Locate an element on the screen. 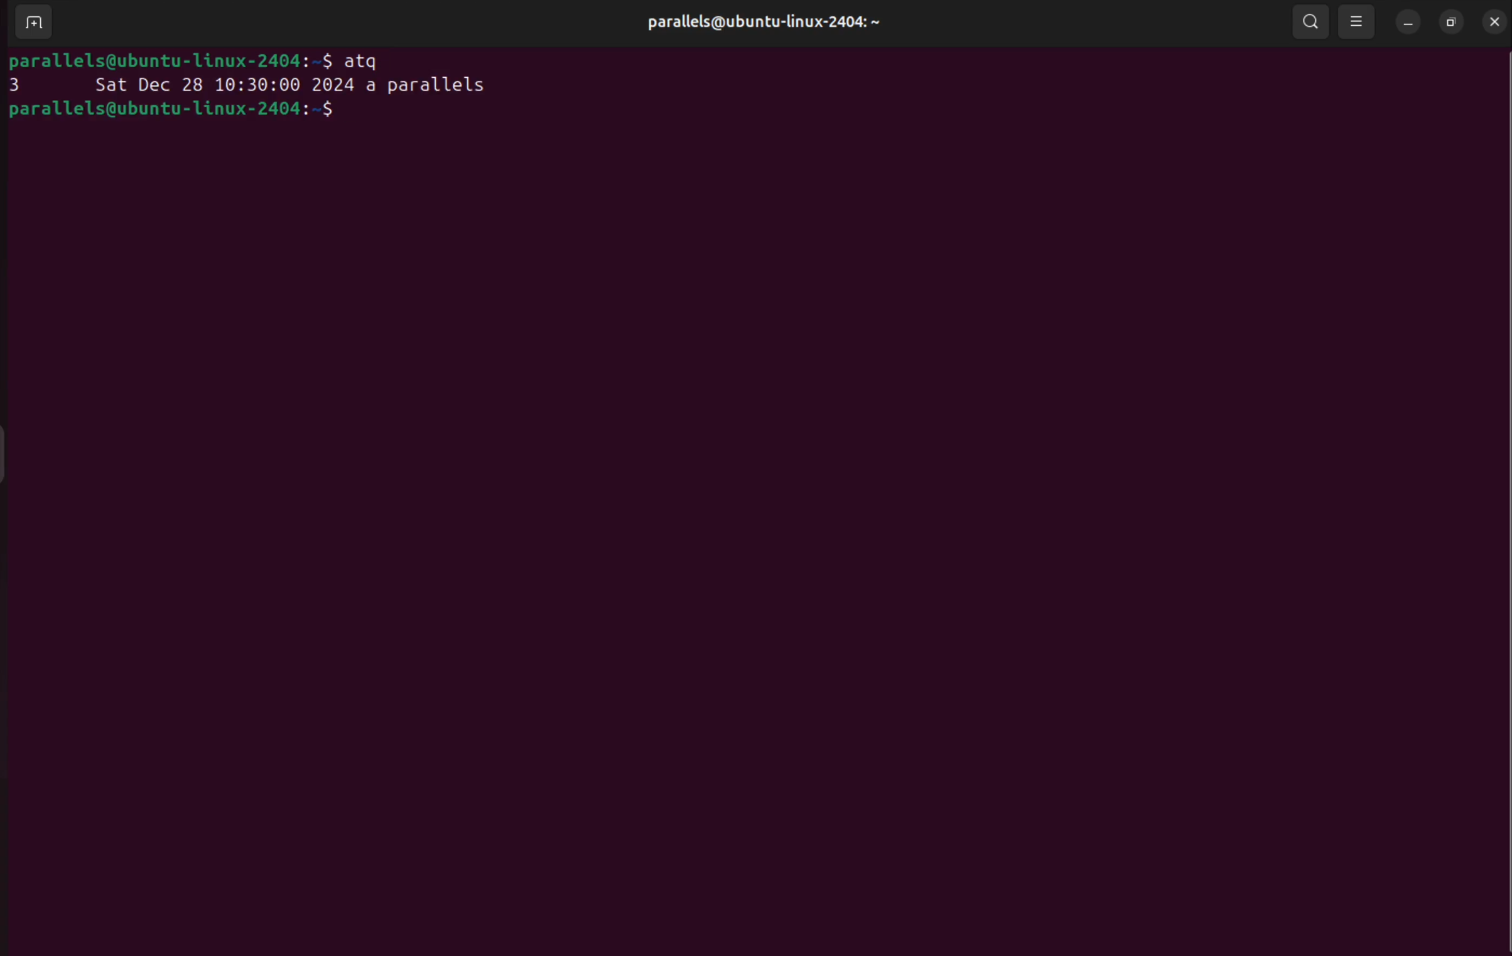  close is located at coordinates (1496, 22).